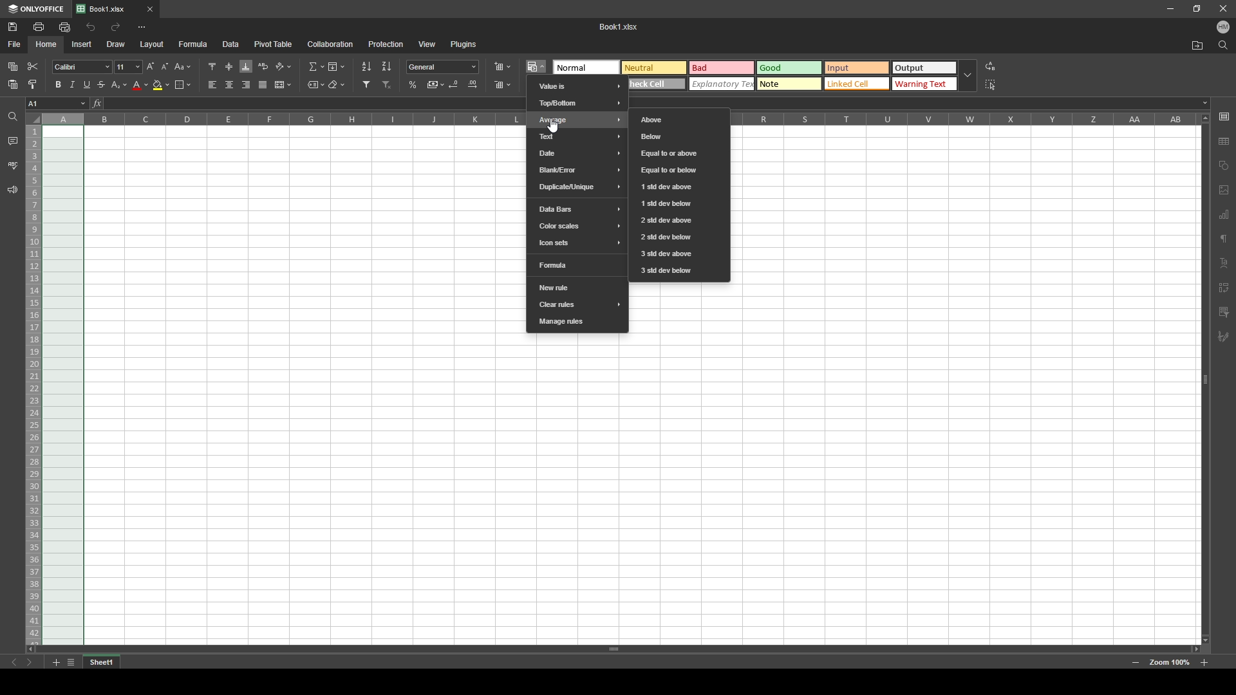 Image resolution: width=1236 pixels, height=695 pixels. Describe the element at coordinates (13, 85) in the screenshot. I see `paste` at that location.